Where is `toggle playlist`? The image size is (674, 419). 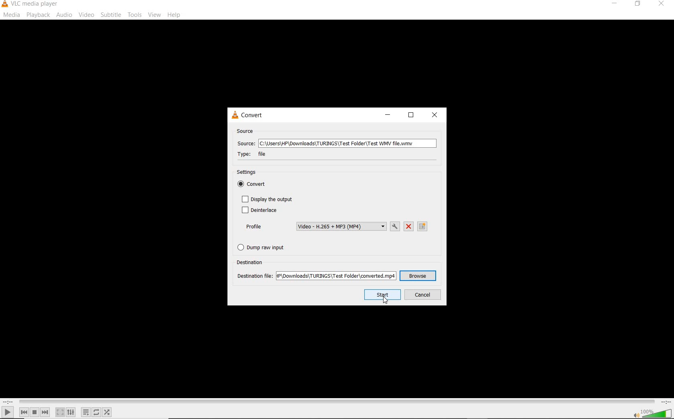 toggle playlist is located at coordinates (86, 412).